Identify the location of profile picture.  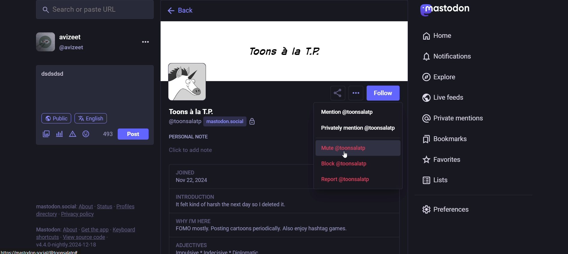
(45, 42).